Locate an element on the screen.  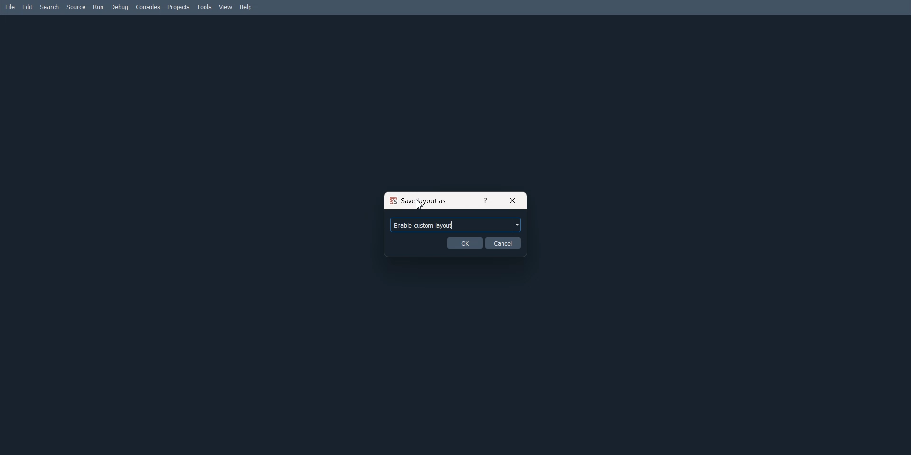
Get Help is located at coordinates (484, 200).